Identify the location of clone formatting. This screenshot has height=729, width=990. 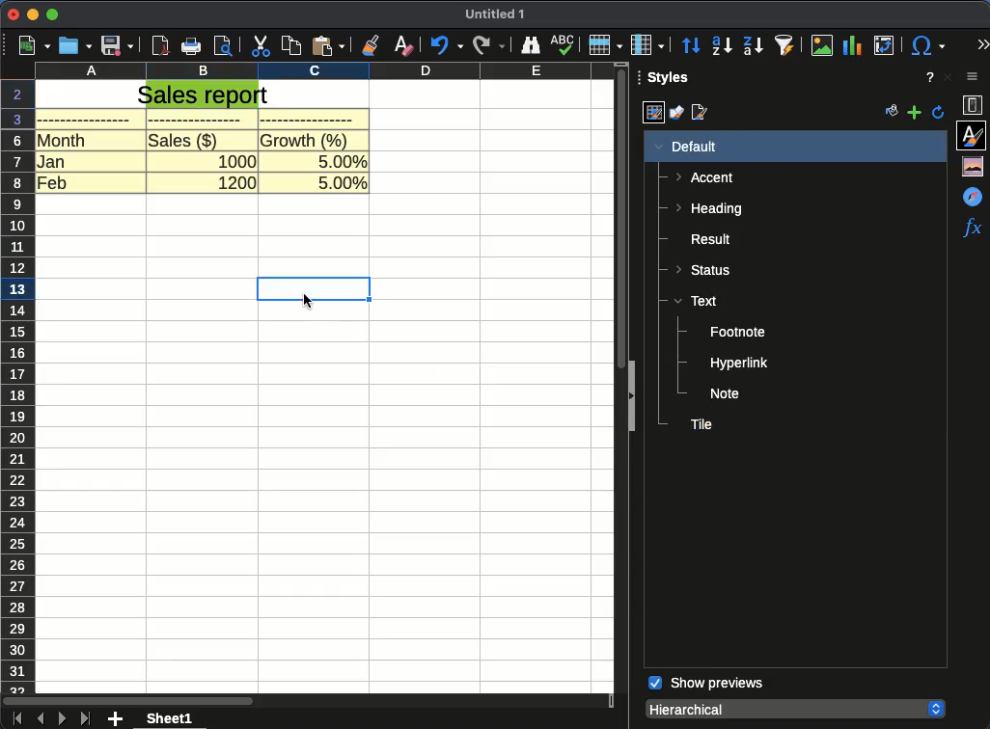
(370, 45).